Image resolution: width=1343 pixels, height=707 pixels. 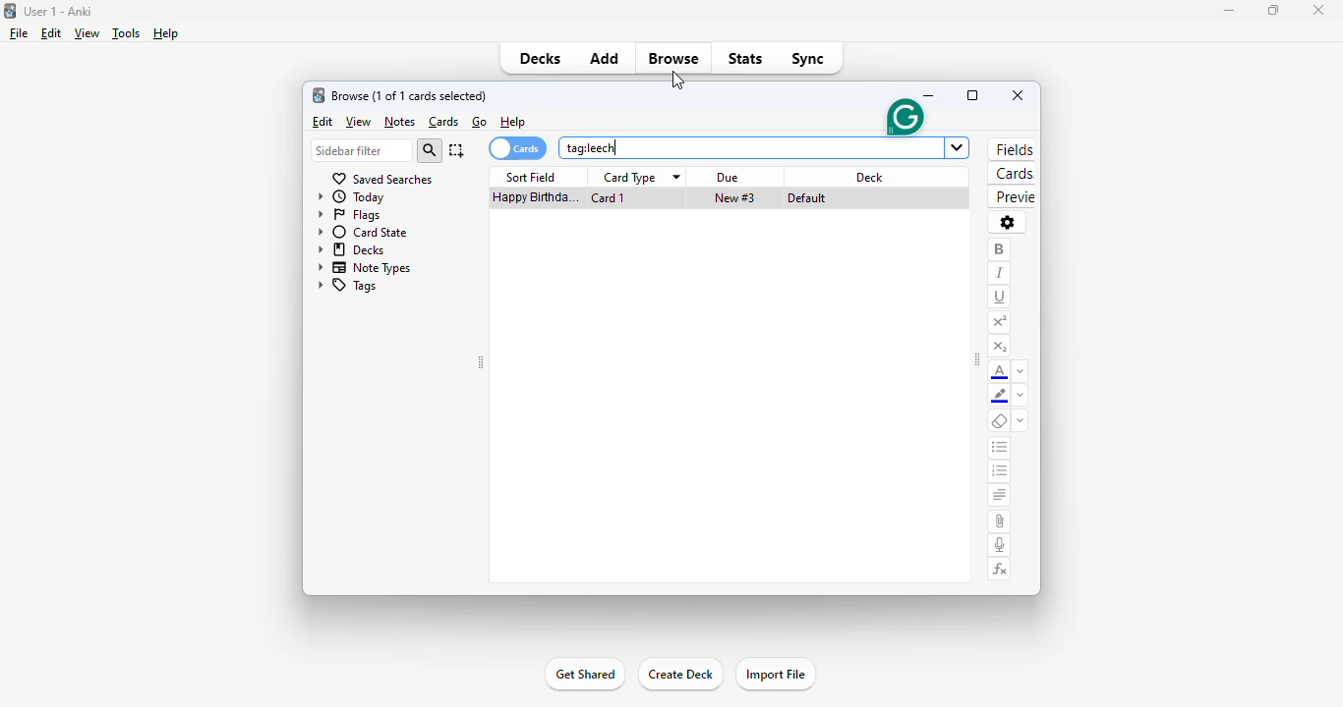 What do you see at coordinates (531, 176) in the screenshot?
I see `sort field` at bounding box center [531, 176].